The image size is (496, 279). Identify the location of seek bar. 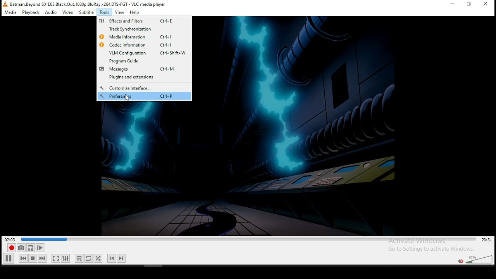
(249, 239).